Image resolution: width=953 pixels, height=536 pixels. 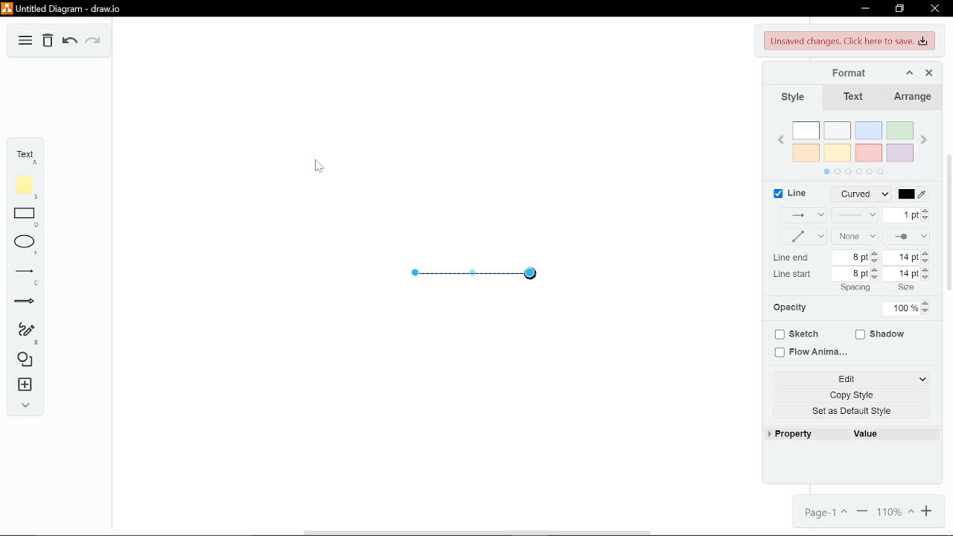 What do you see at coordinates (850, 396) in the screenshot?
I see `Copy style` at bounding box center [850, 396].